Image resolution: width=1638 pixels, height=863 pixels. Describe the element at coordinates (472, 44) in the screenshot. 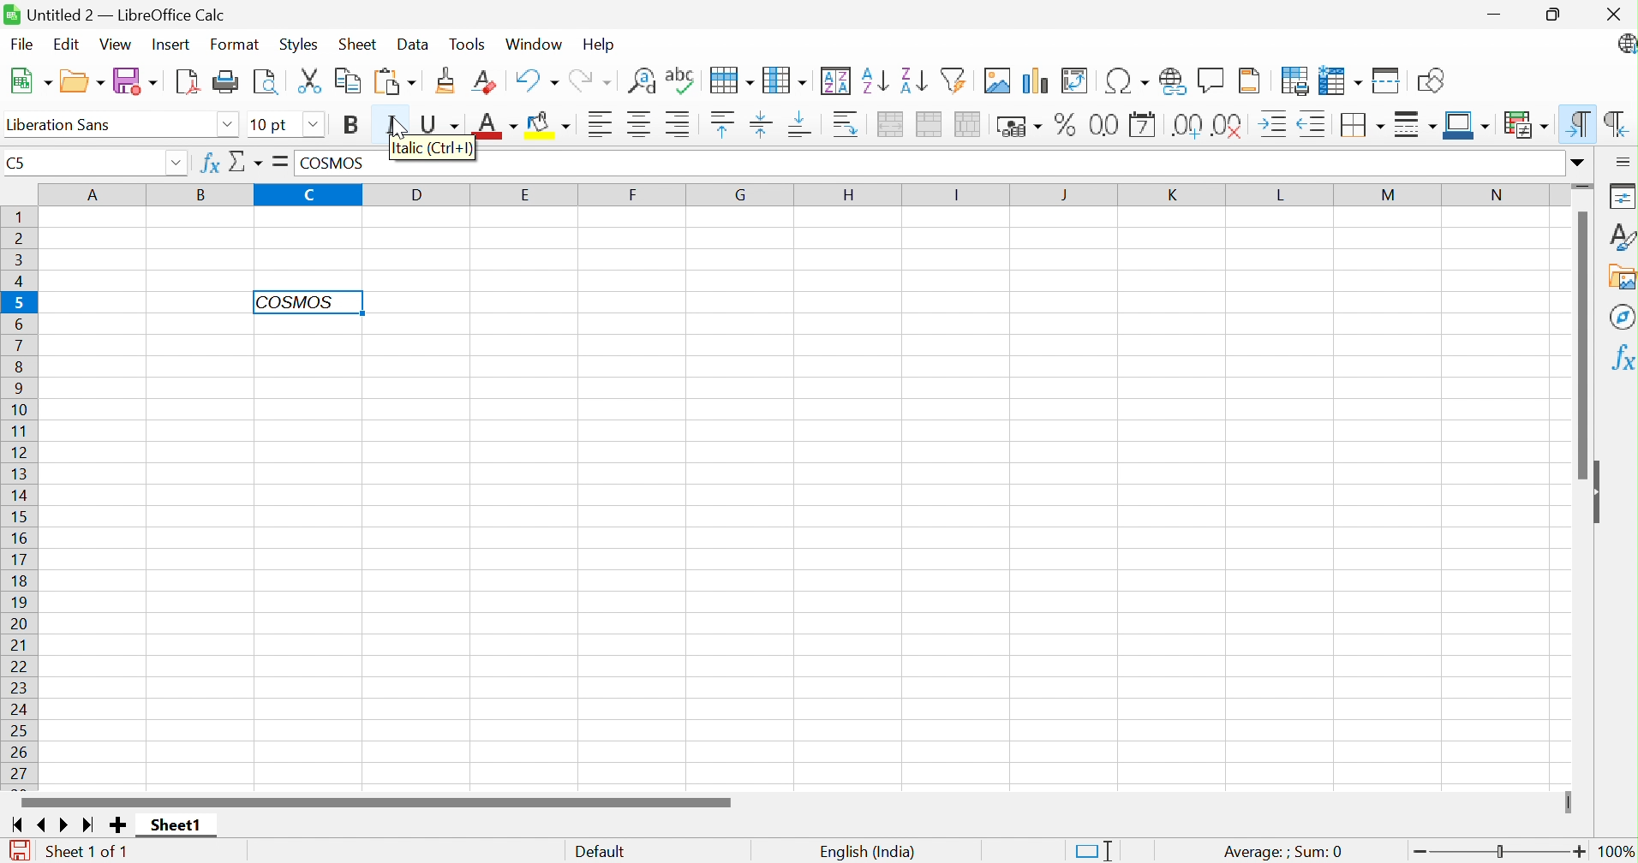

I see `Tools` at that location.